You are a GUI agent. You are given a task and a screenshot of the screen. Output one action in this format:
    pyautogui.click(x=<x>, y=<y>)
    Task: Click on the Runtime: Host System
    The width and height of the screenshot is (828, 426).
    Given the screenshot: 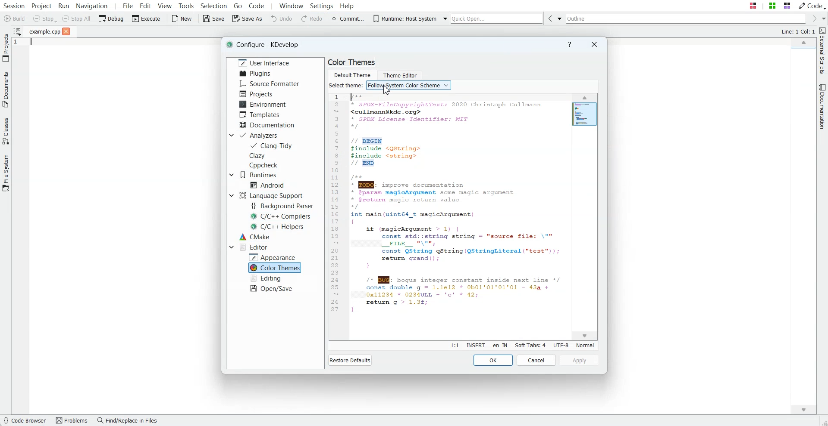 What is the action you would take?
    pyautogui.click(x=402, y=19)
    